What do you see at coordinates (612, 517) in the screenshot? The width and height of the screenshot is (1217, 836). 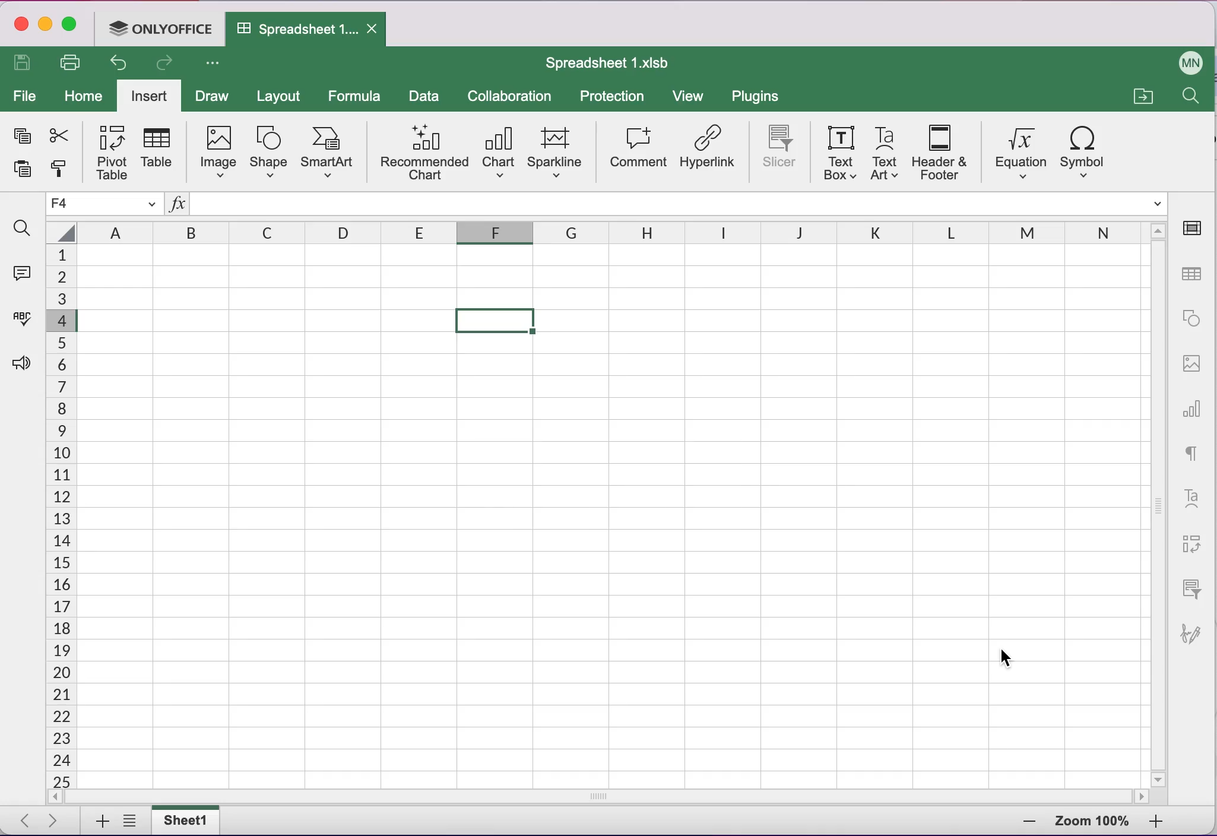 I see `columns canvas` at bounding box center [612, 517].